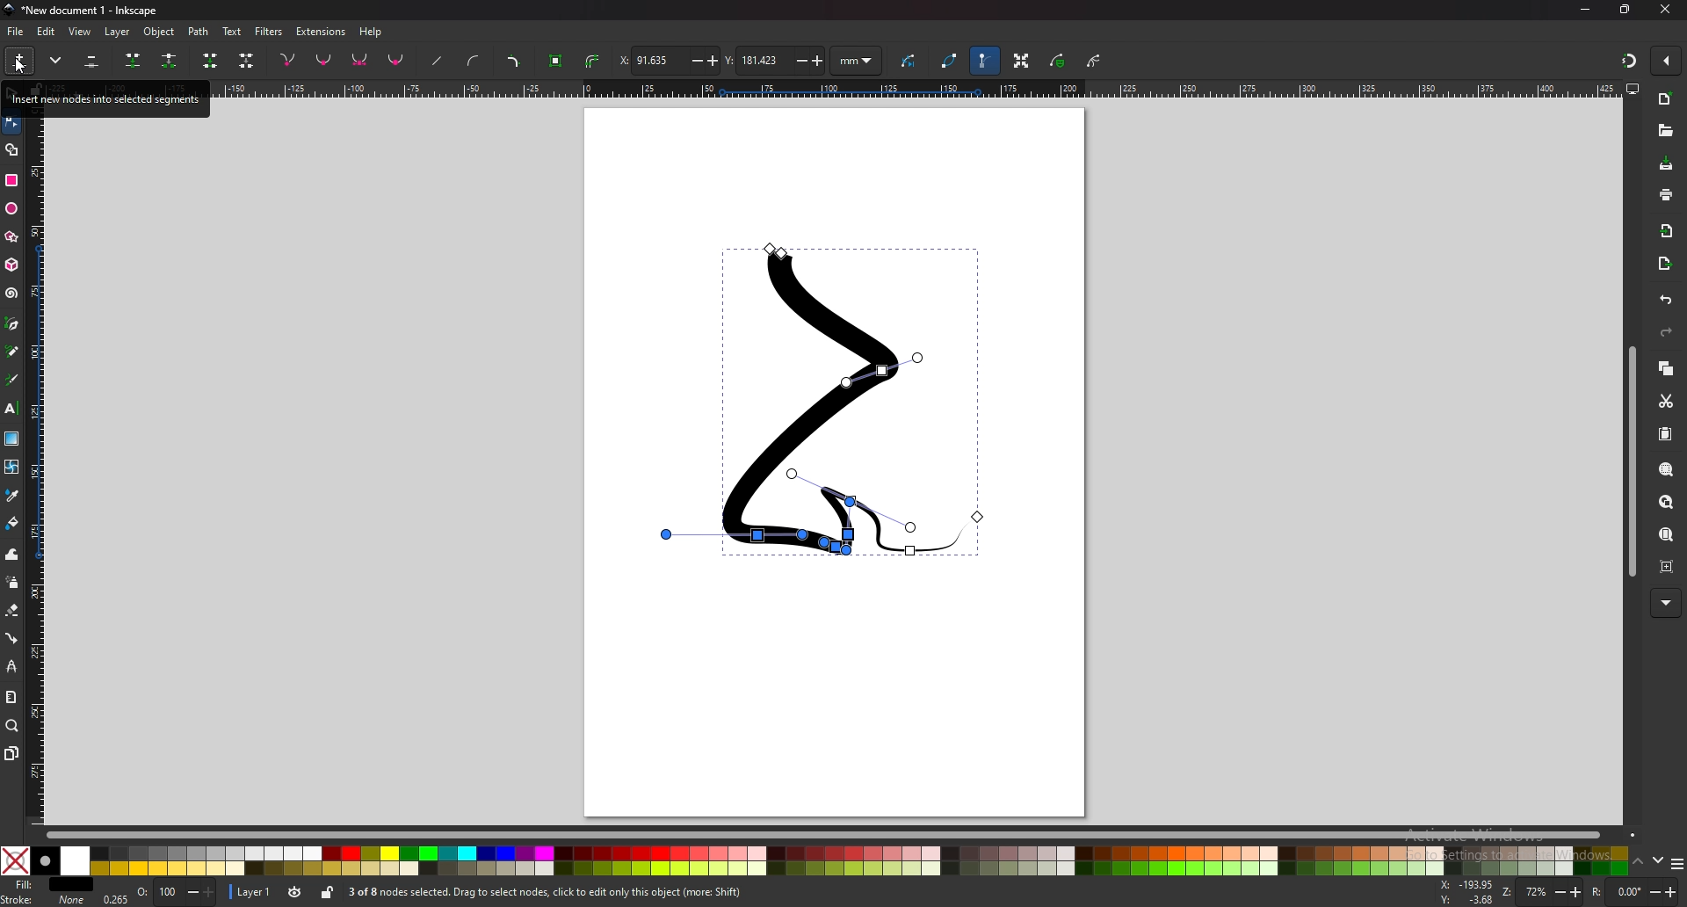 This screenshot has width=1687, height=907. I want to click on add corners lpe, so click(515, 61).